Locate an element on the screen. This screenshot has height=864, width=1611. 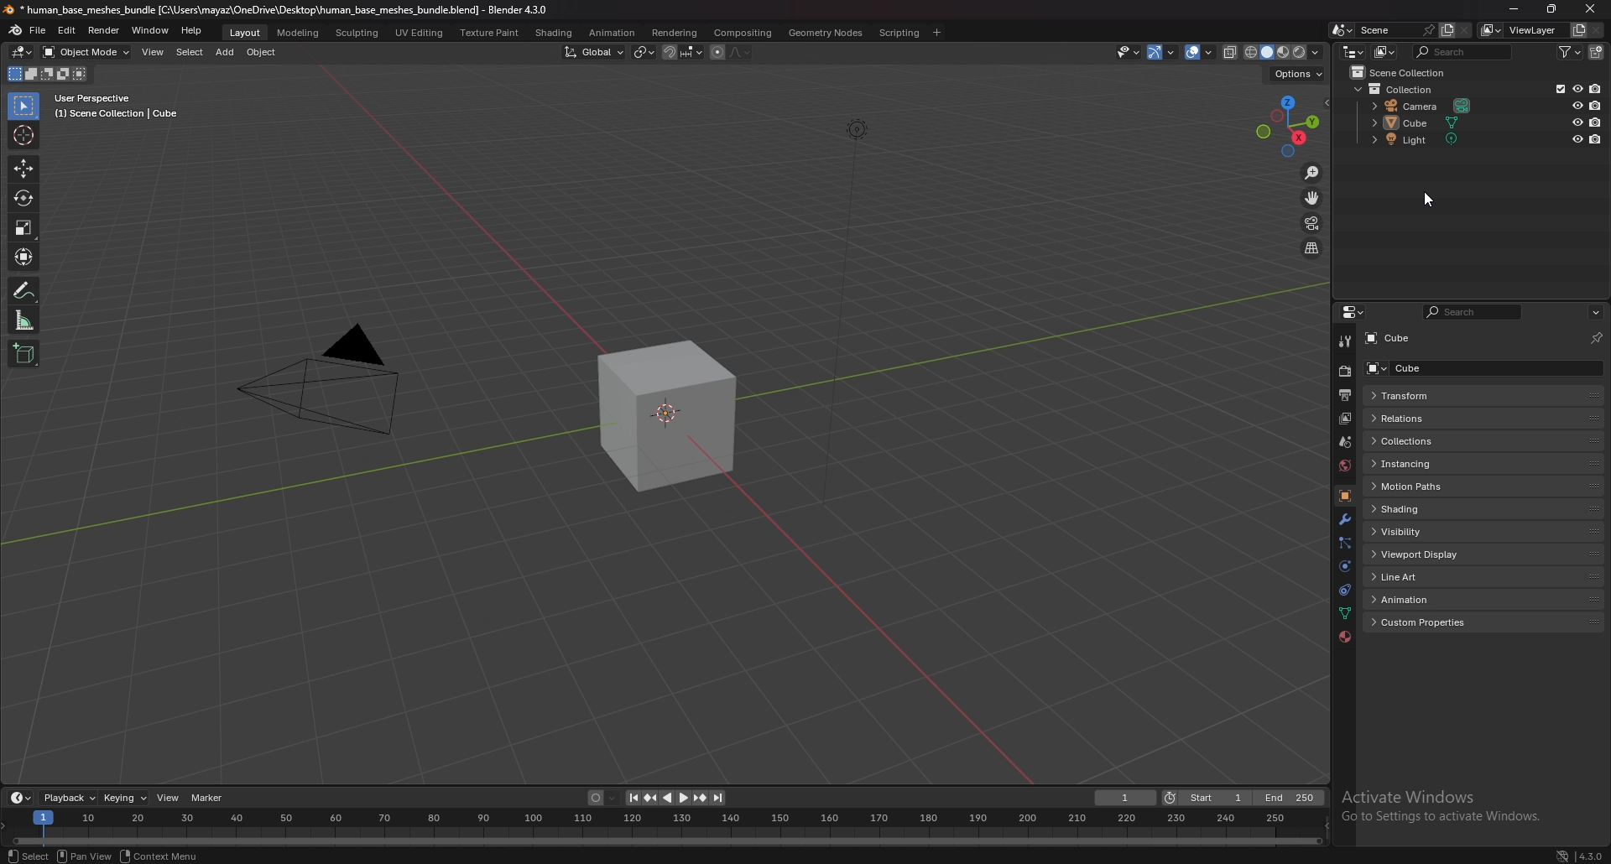
camera is located at coordinates (317, 377).